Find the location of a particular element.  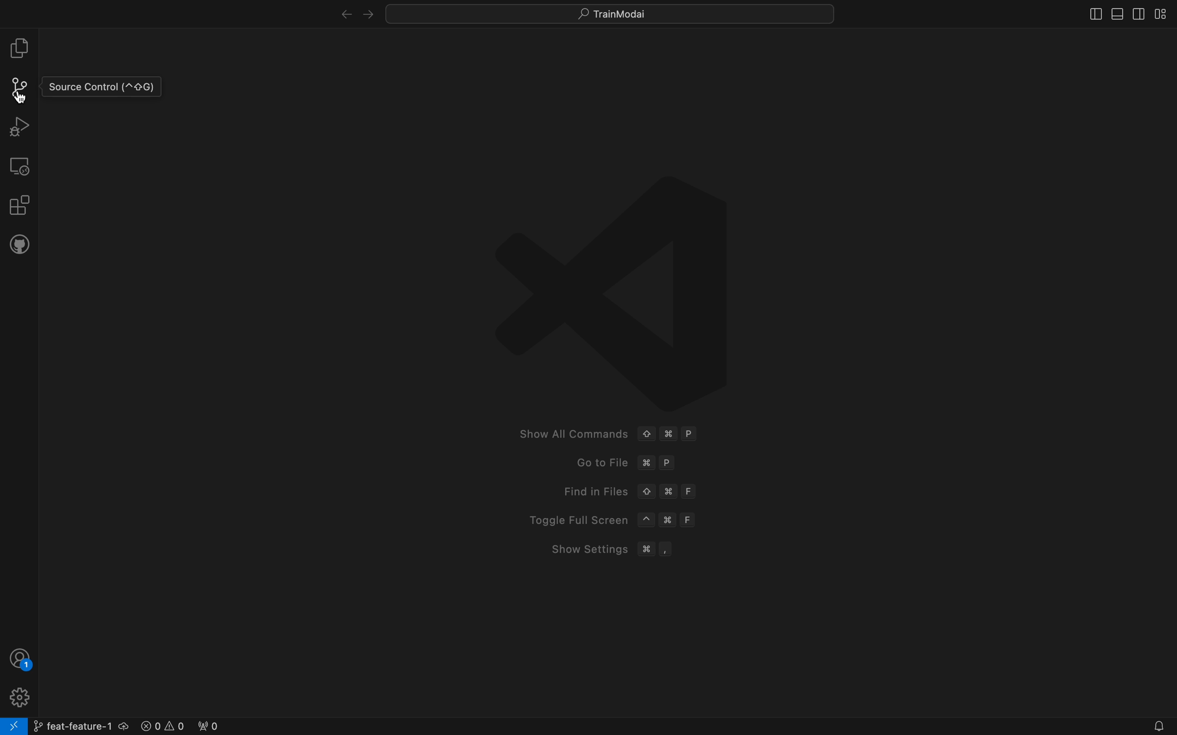

arrows is located at coordinates (353, 13).